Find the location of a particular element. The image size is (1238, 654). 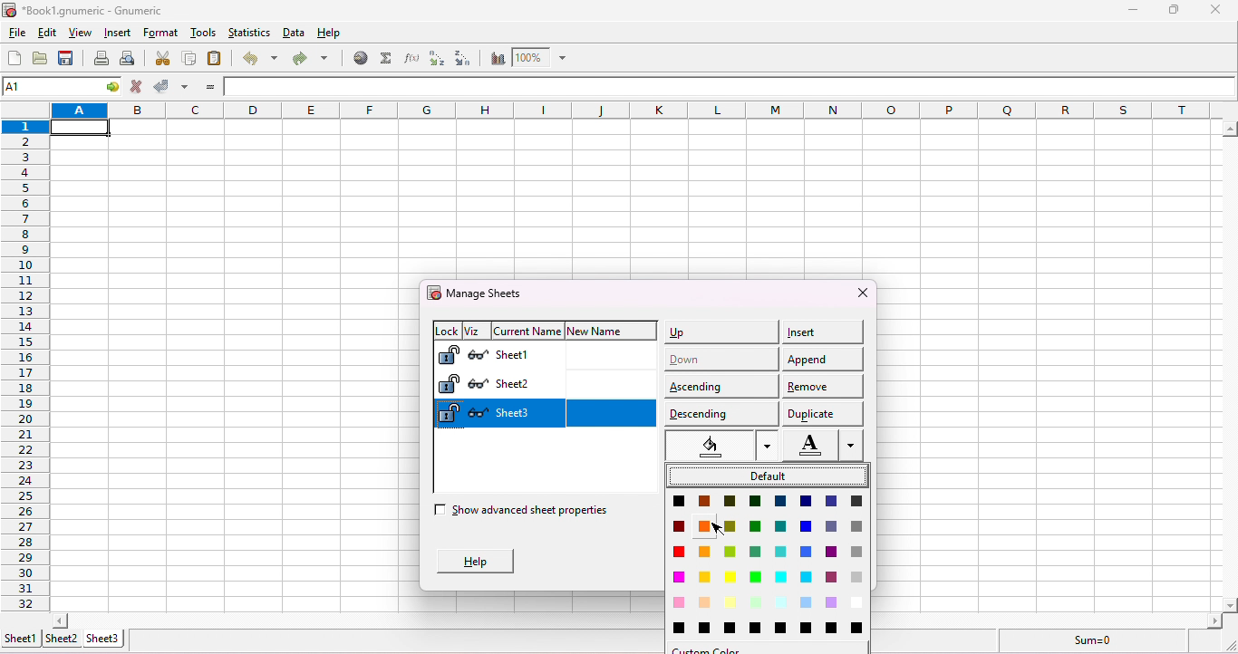

create a new workbook is located at coordinates (14, 58).